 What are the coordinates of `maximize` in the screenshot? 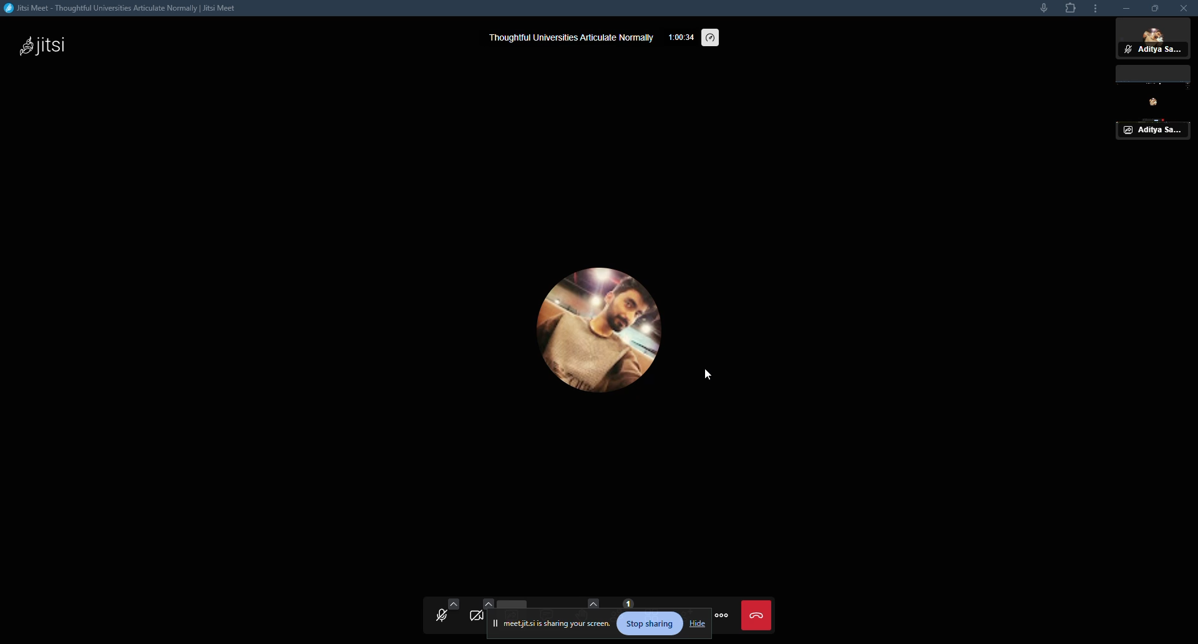 It's located at (1153, 10).